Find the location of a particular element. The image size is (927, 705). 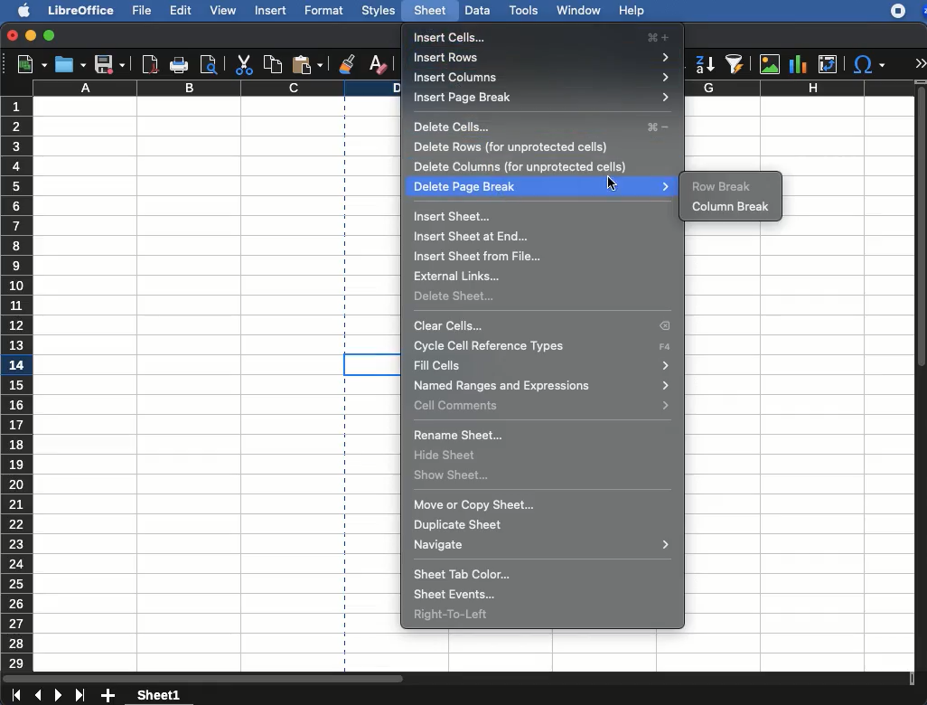

tools is located at coordinates (524, 12).